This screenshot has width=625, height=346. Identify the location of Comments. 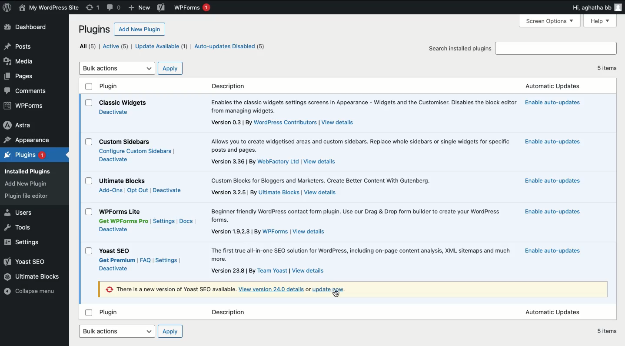
(30, 92).